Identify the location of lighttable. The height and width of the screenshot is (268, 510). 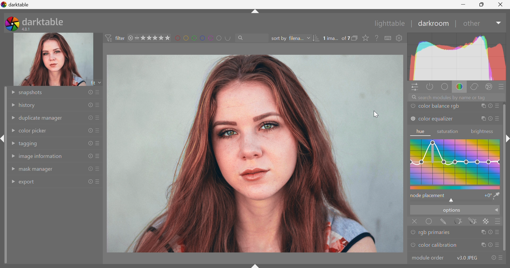
(388, 24).